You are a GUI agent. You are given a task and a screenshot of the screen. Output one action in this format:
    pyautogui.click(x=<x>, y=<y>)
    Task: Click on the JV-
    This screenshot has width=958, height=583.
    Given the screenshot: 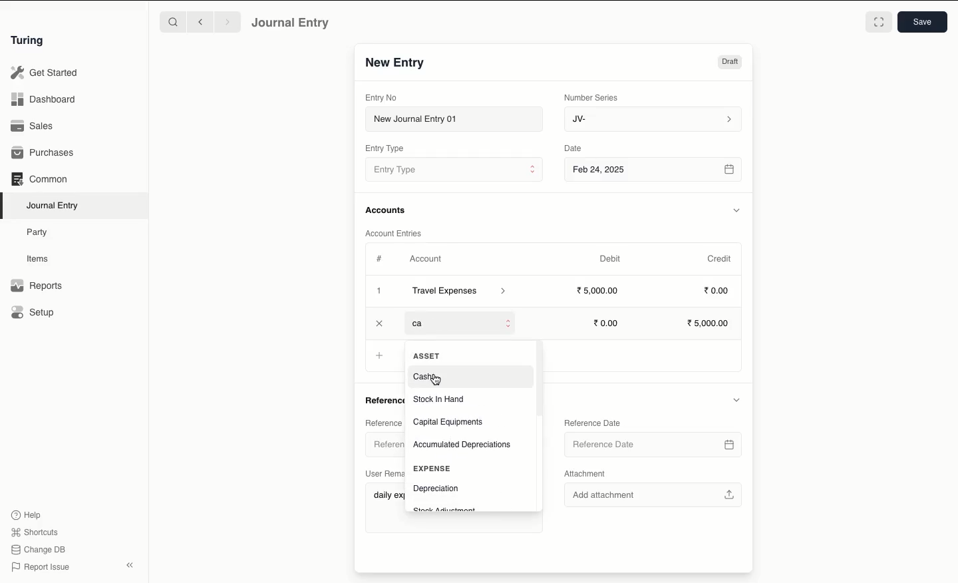 What is the action you would take?
    pyautogui.click(x=654, y=120)
    